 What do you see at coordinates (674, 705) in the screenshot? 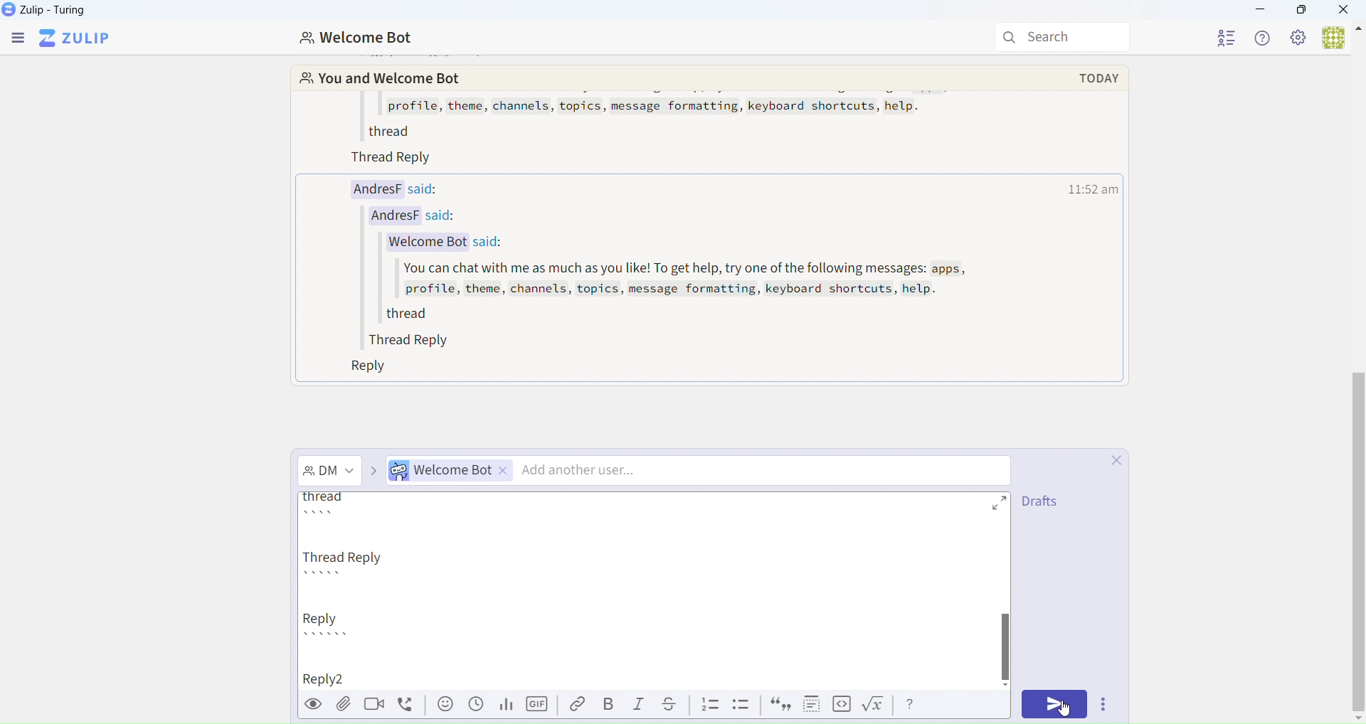
I see `Underline` at bounding box center [674, 705].